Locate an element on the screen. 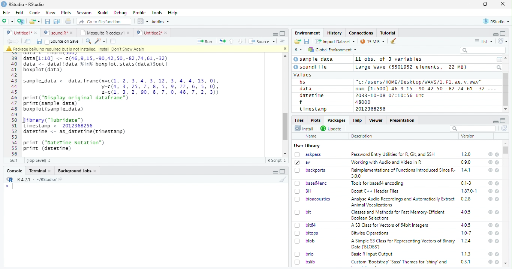 This screenshot has height=269, width=512. Tools is located at coordinates (156, 13).